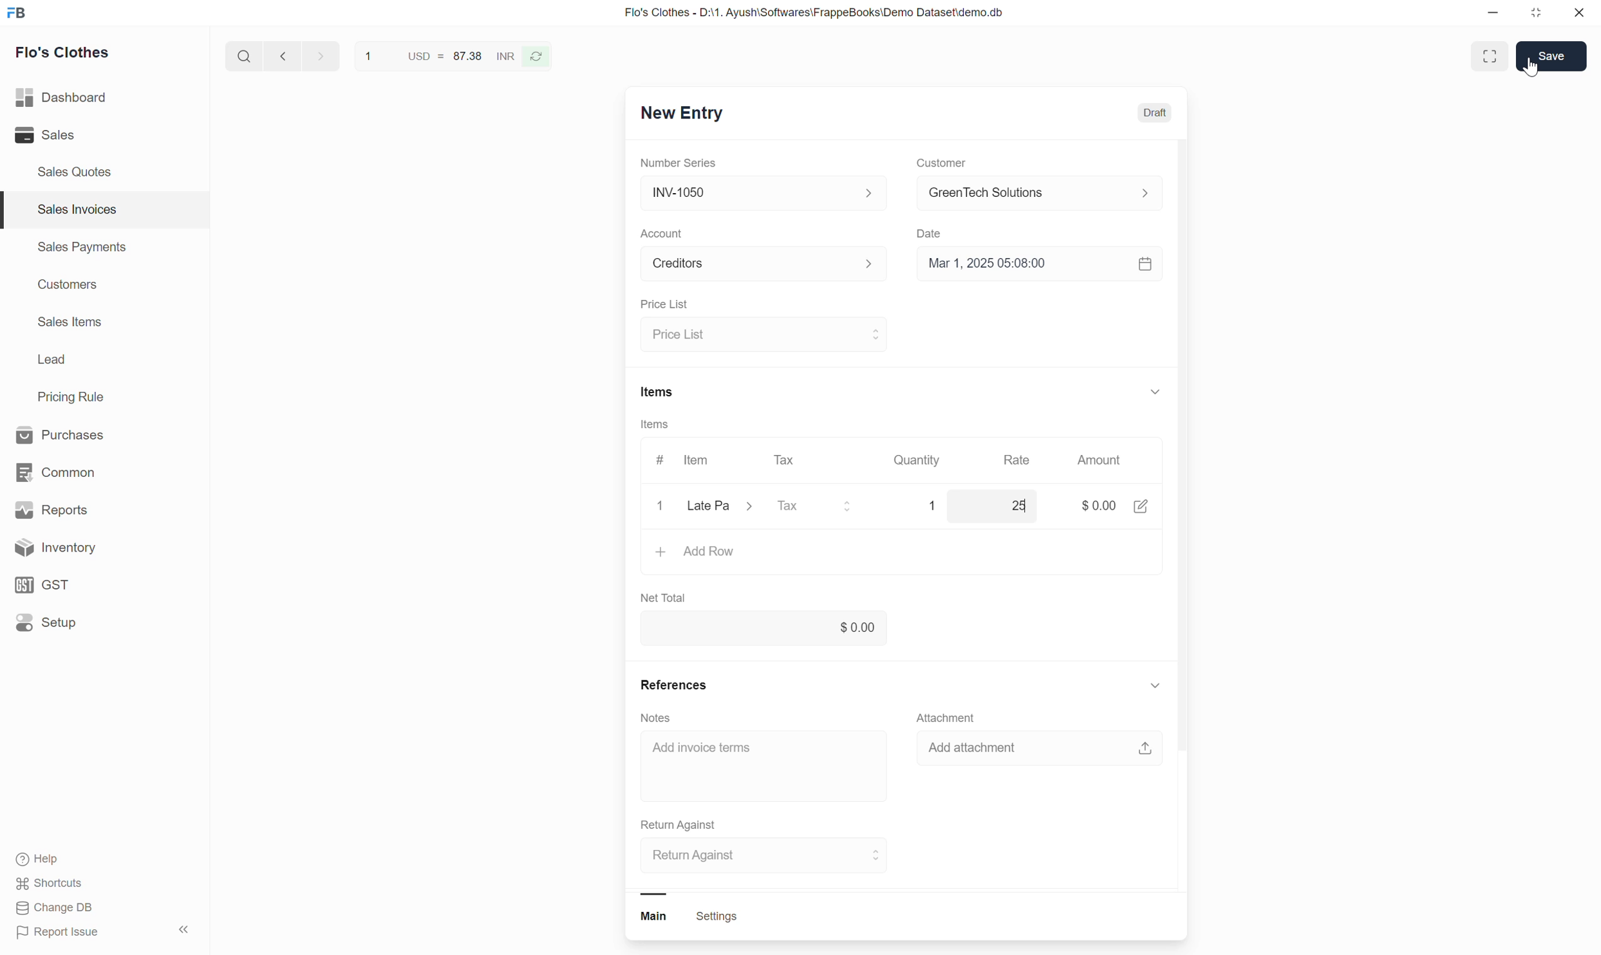  I want to click on Quantity, so click(921, 462).